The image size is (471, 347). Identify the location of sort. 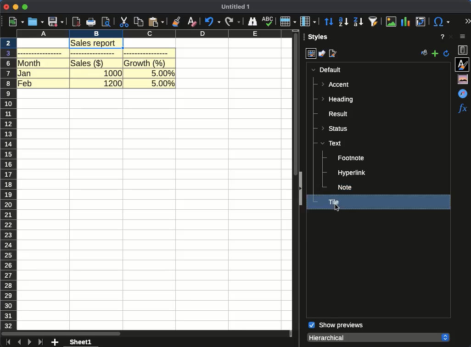
(329, 22).